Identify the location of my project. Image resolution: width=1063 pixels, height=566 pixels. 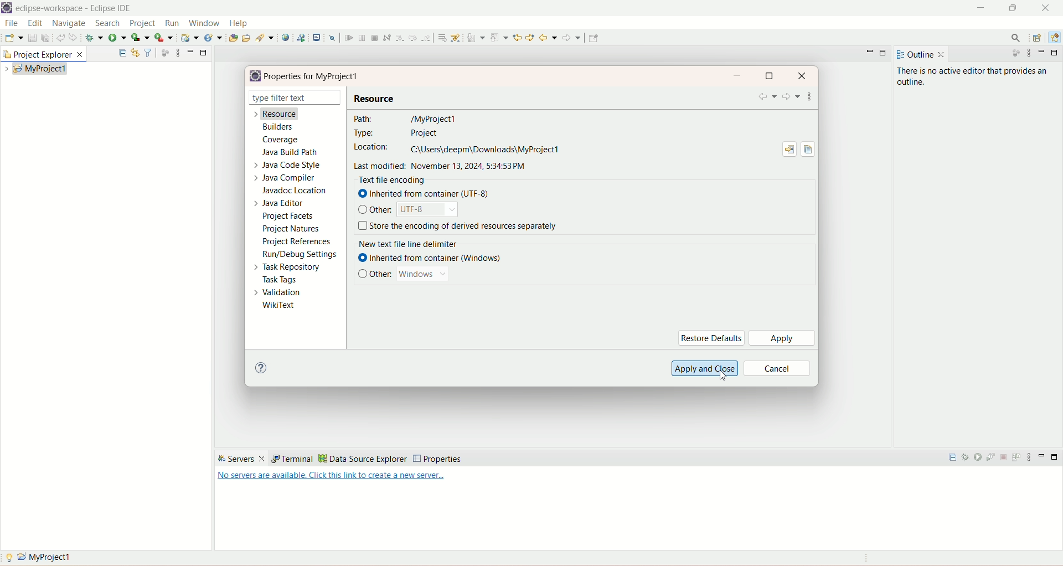
(39, 68).